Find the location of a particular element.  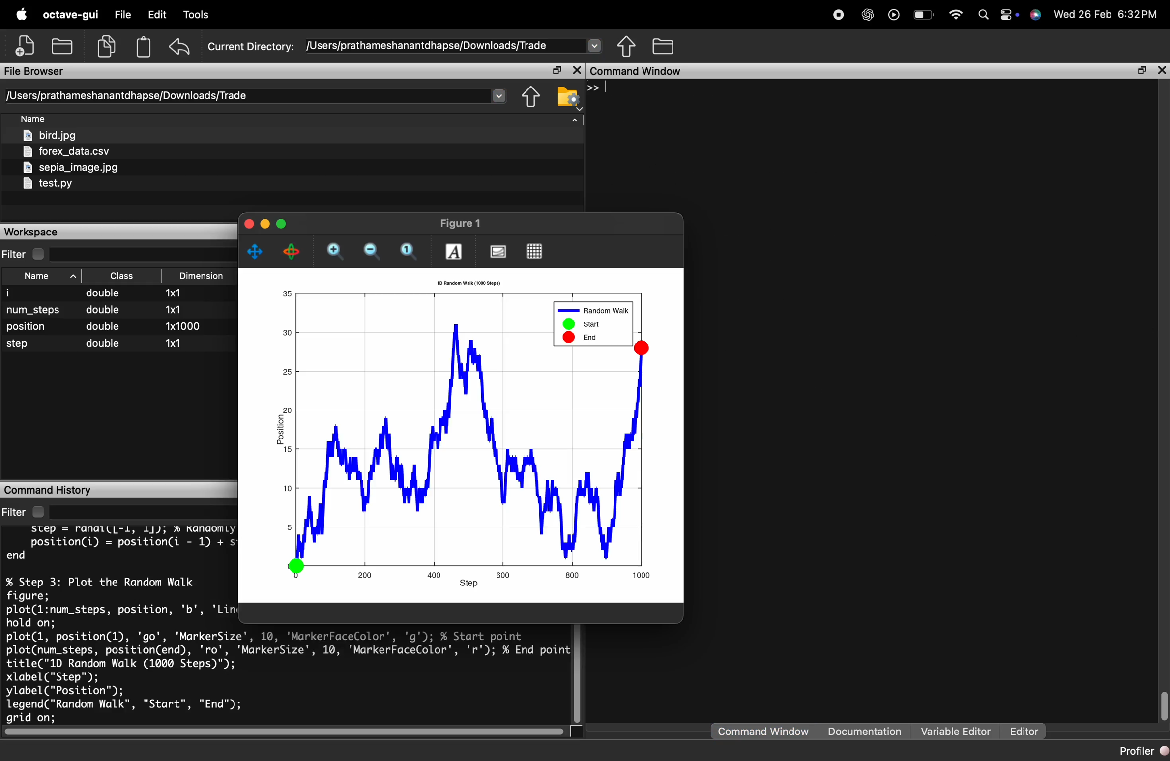

one directory up is located at coordinates (627, 46).